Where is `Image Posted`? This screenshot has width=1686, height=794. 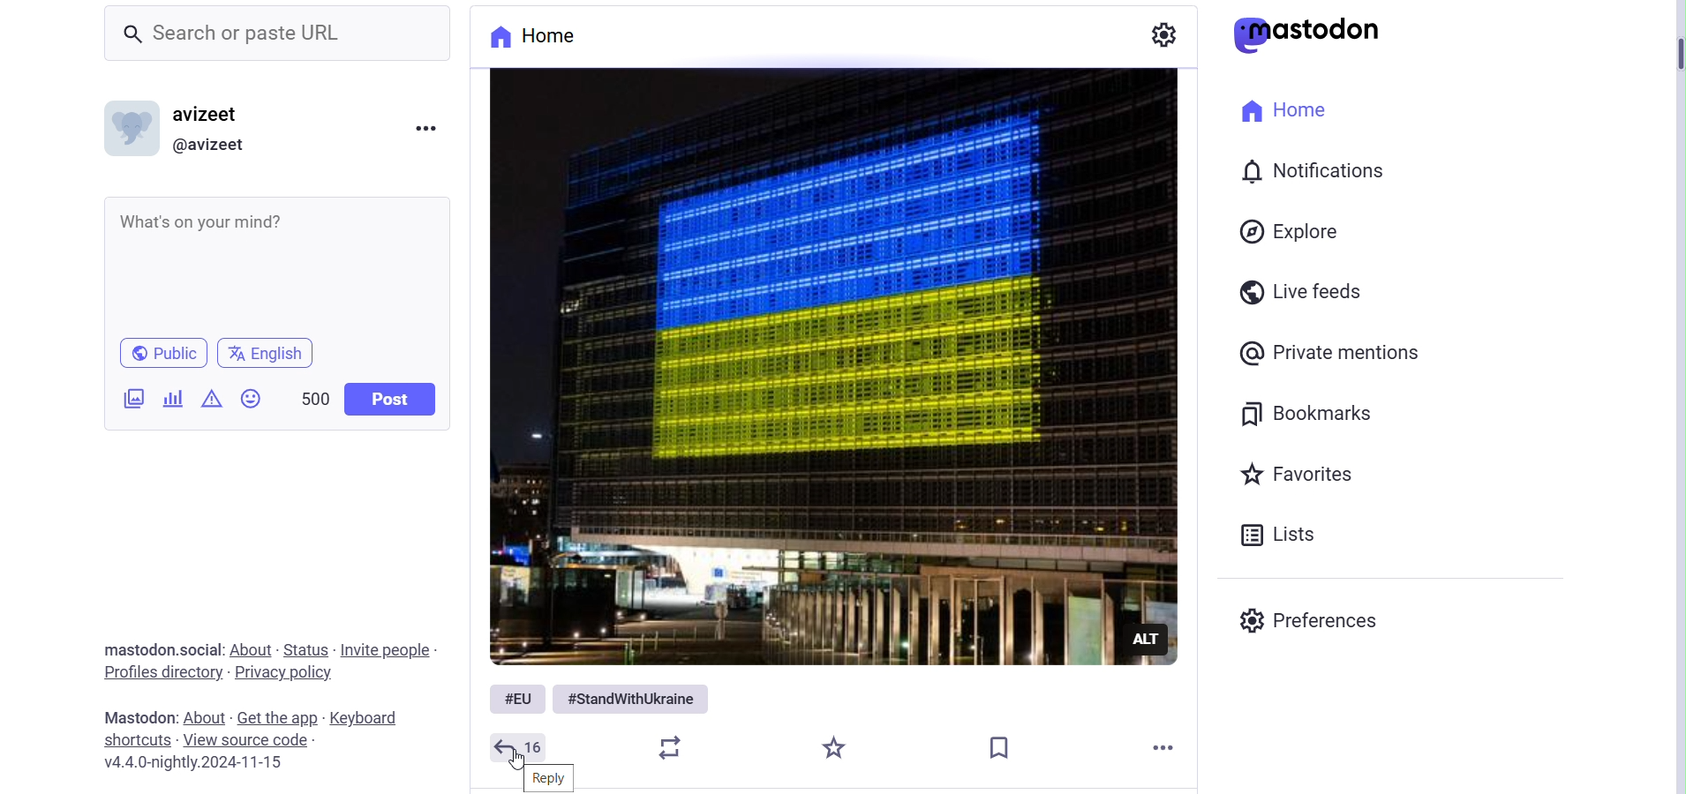 Image Posted is located at coordinates (824, 367).